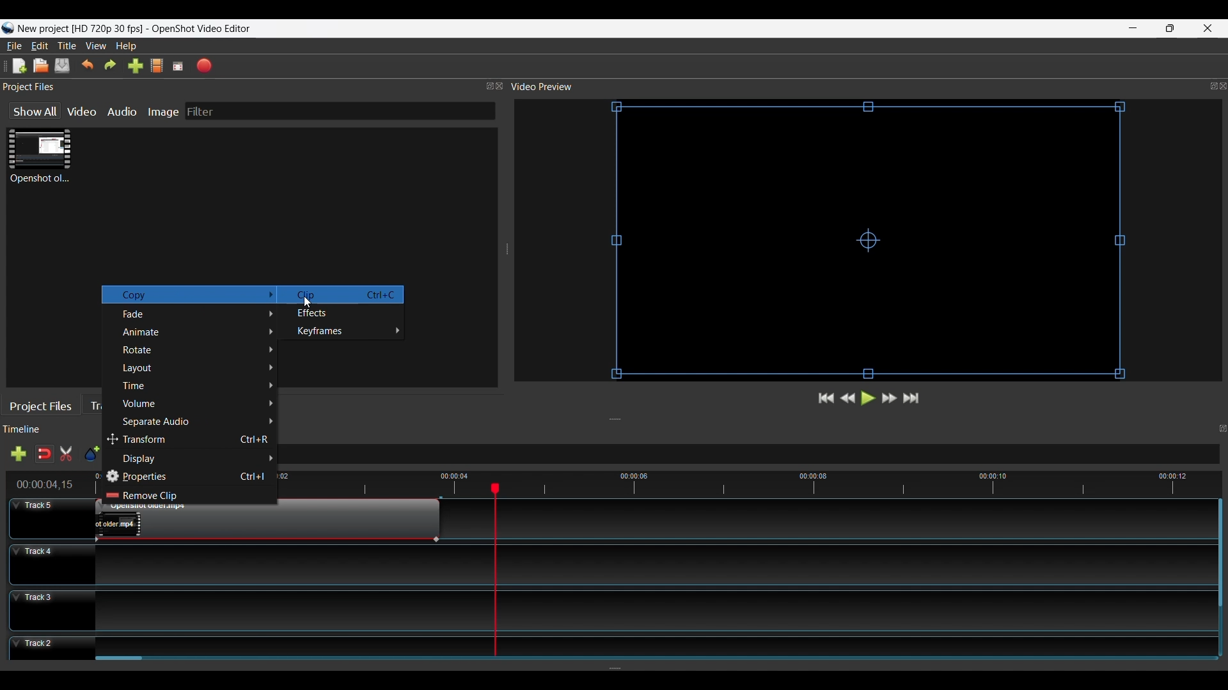  Describe the element at coordinates (890, 398) in the screenshot. I see `Fast Forward` at that location.